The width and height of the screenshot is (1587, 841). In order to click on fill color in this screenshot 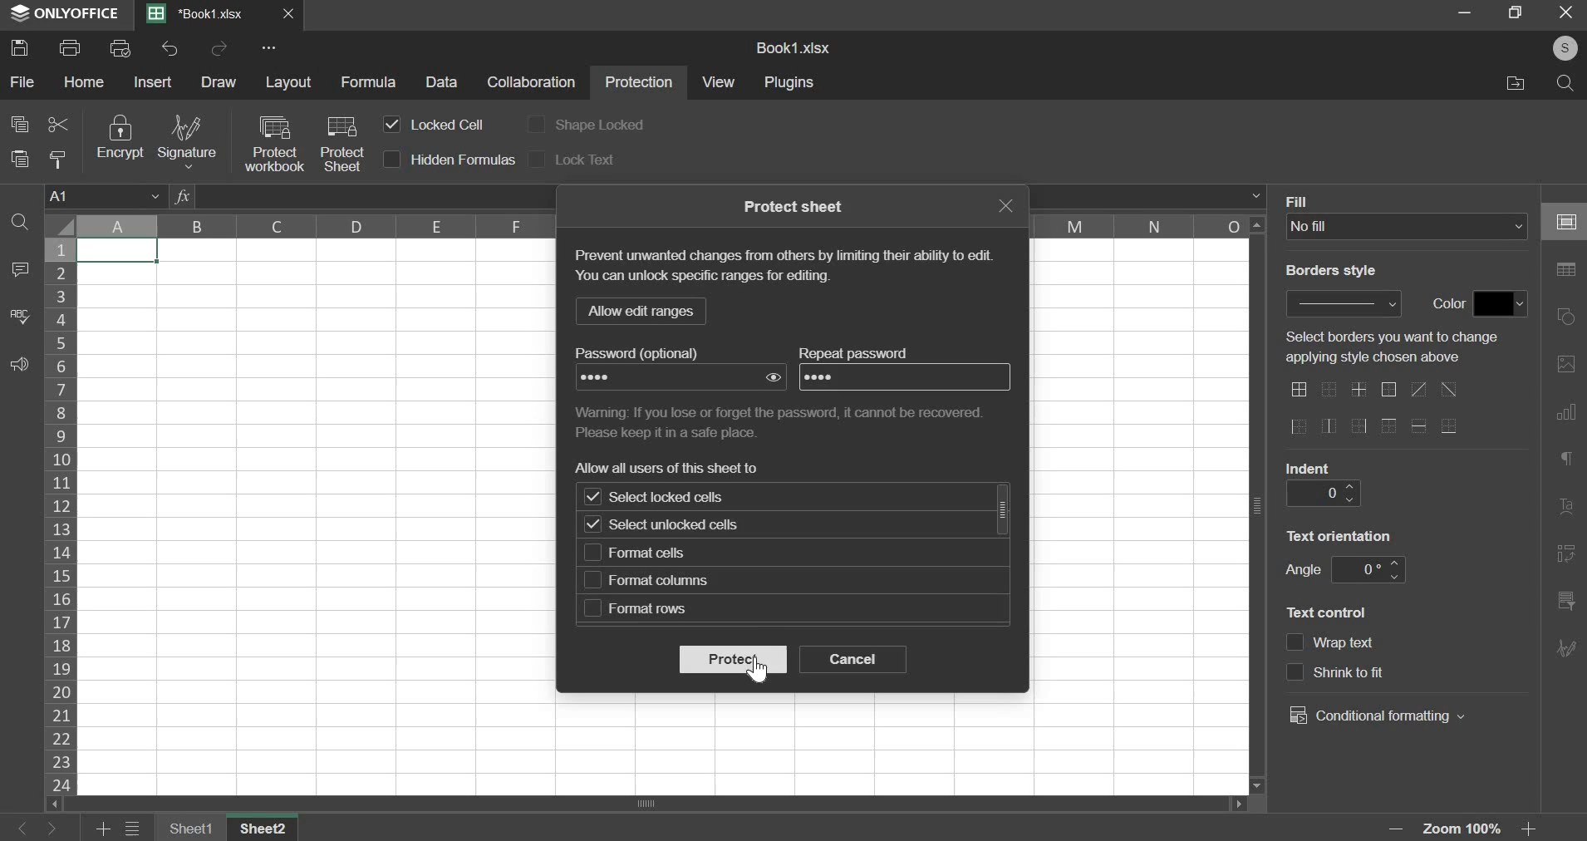, I will do `click(1501, 303)`.